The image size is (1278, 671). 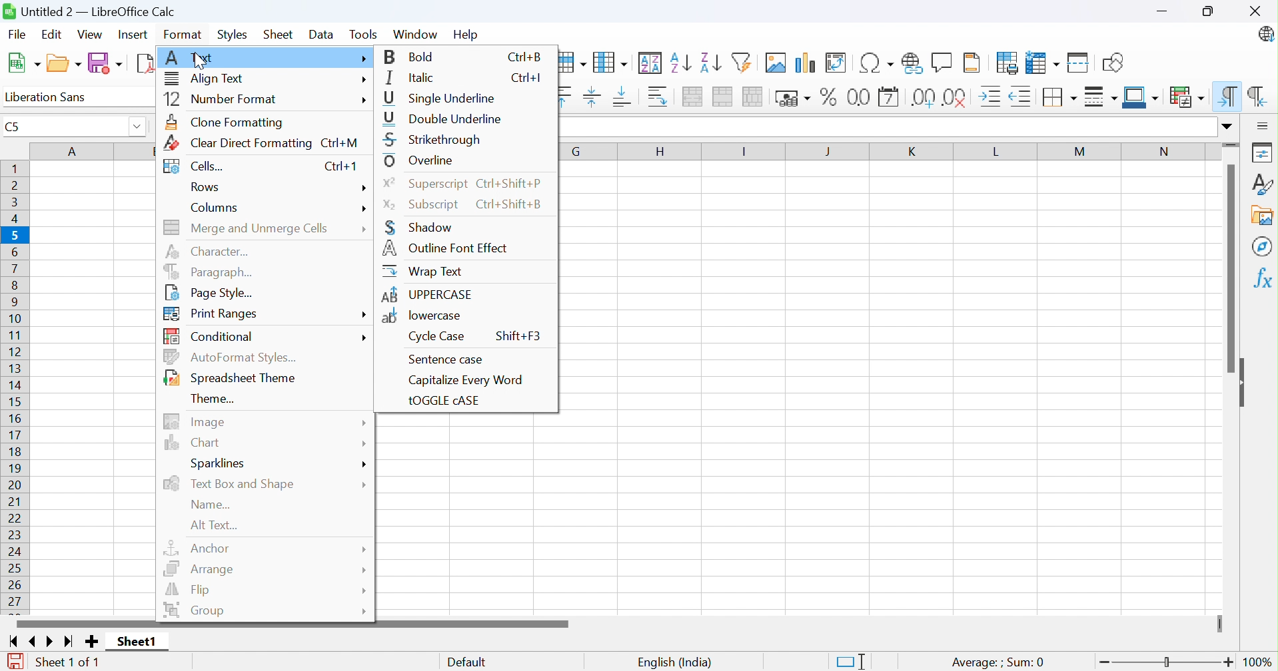 What do you see at coordinates (1255, 97) in the screenshot?
I see `Right-to-left` at bounding box center [1255, 97].